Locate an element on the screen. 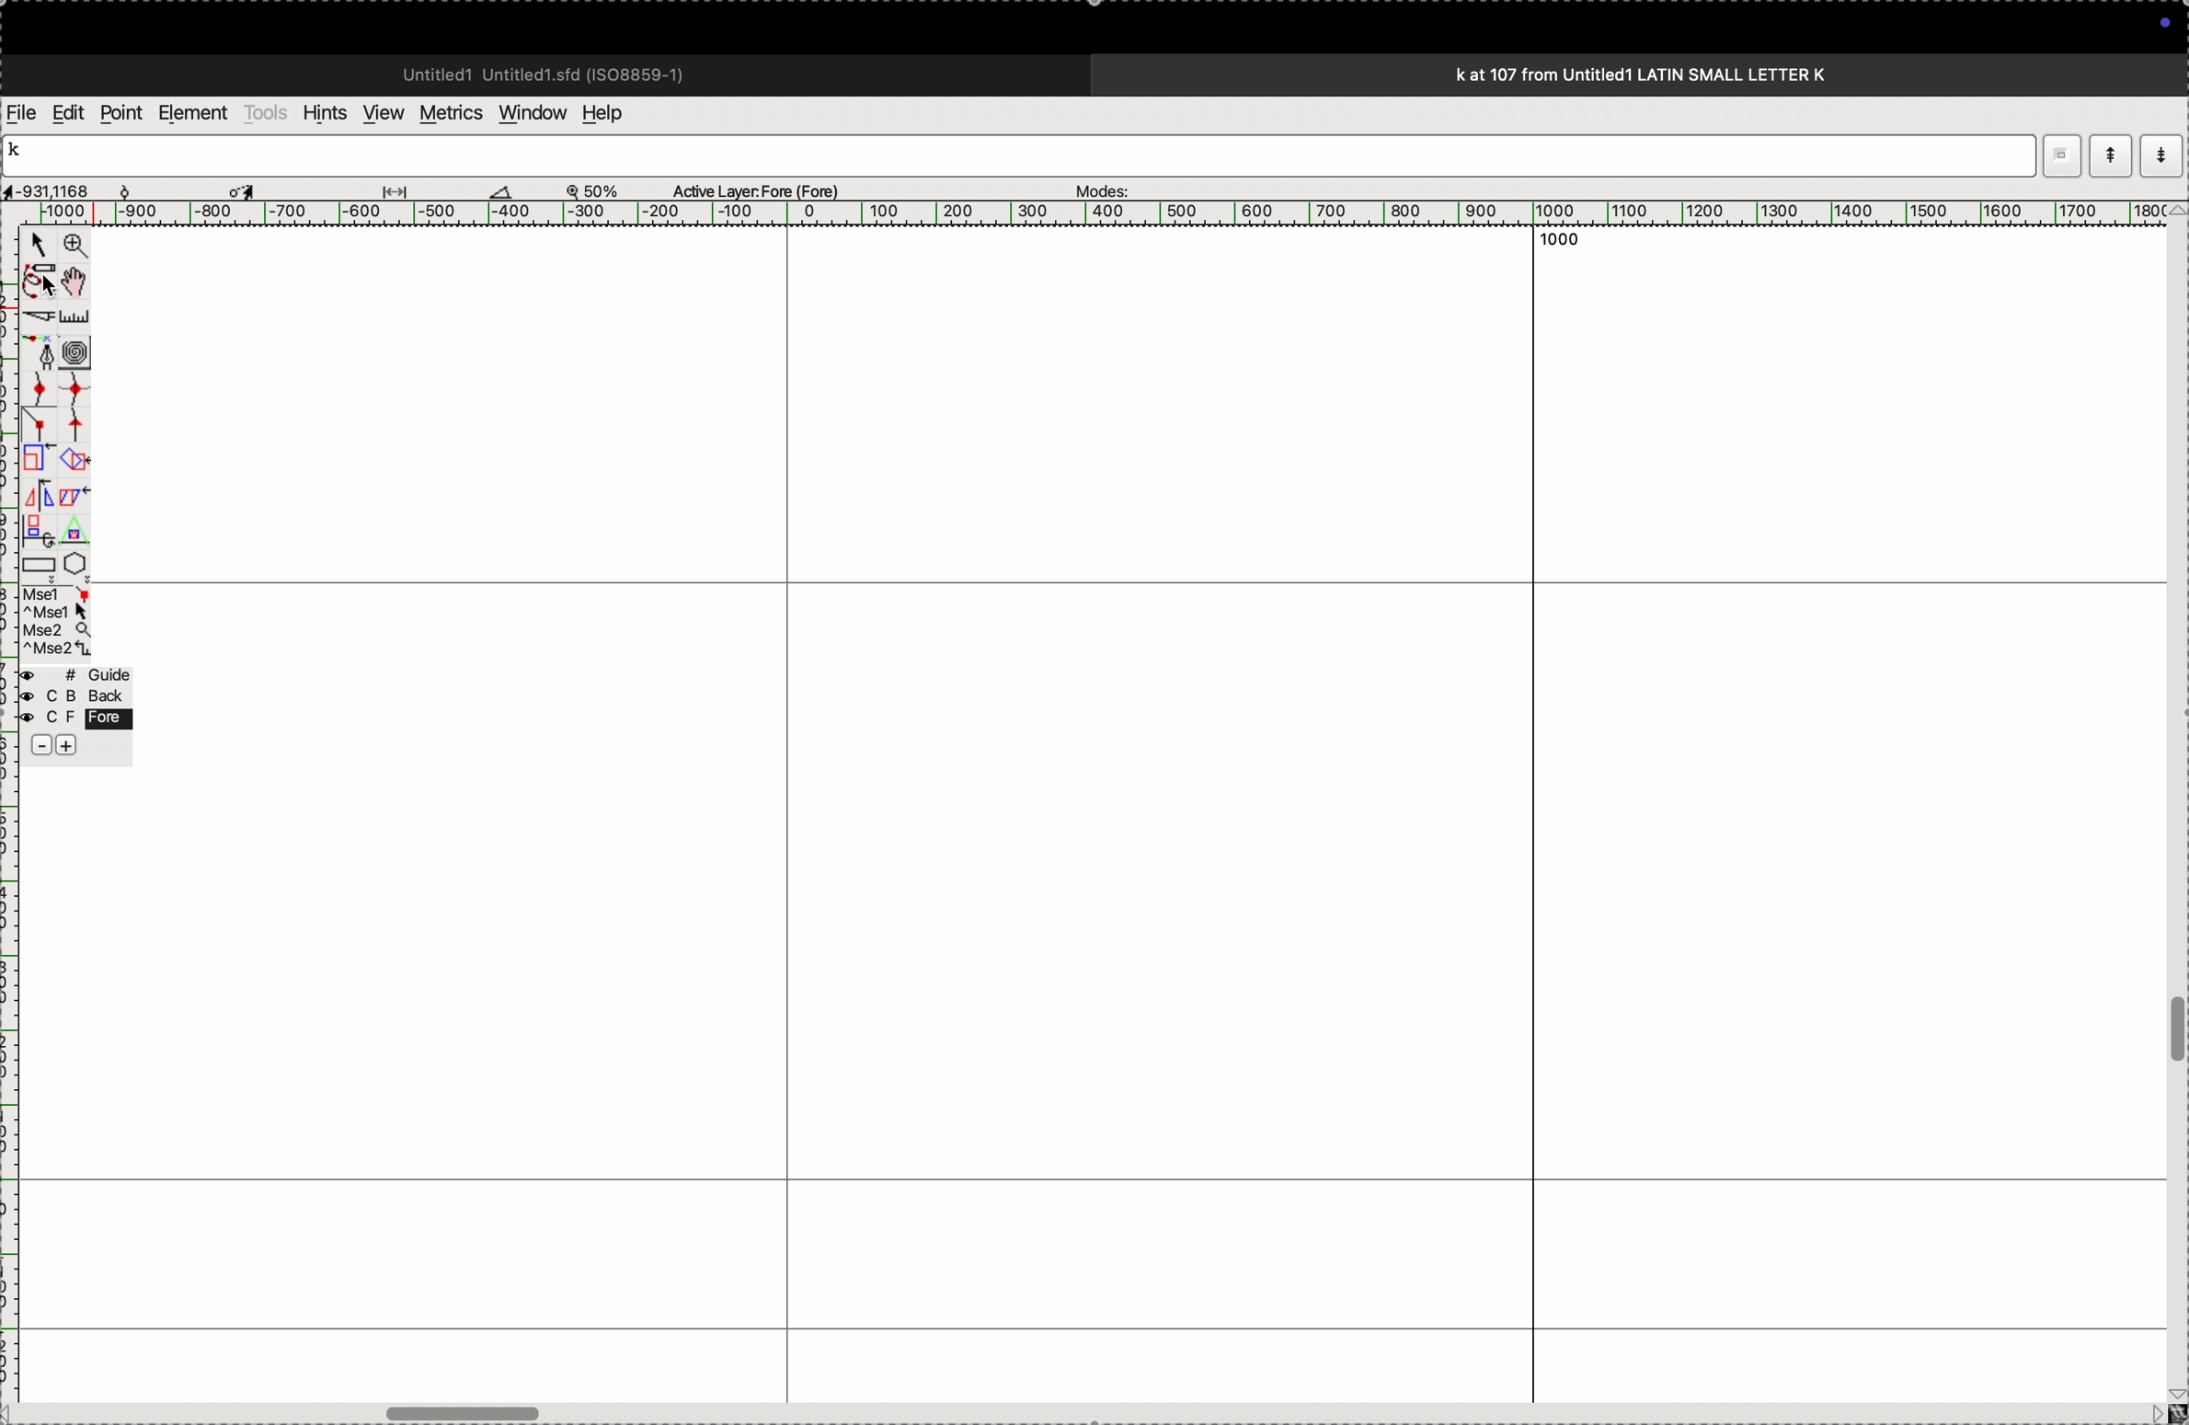  scale is located at coordinates (78, 316).